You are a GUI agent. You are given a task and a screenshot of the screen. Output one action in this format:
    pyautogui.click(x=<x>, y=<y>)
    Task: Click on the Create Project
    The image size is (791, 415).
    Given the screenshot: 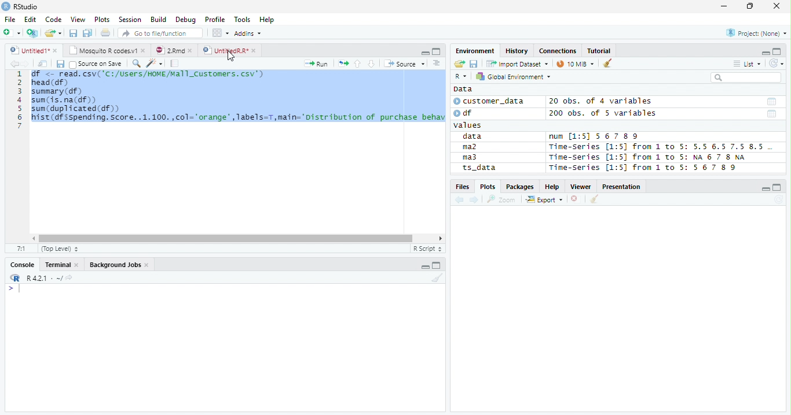 What is the action you would take?
    pyautogui.click(x=33, y=33)
    